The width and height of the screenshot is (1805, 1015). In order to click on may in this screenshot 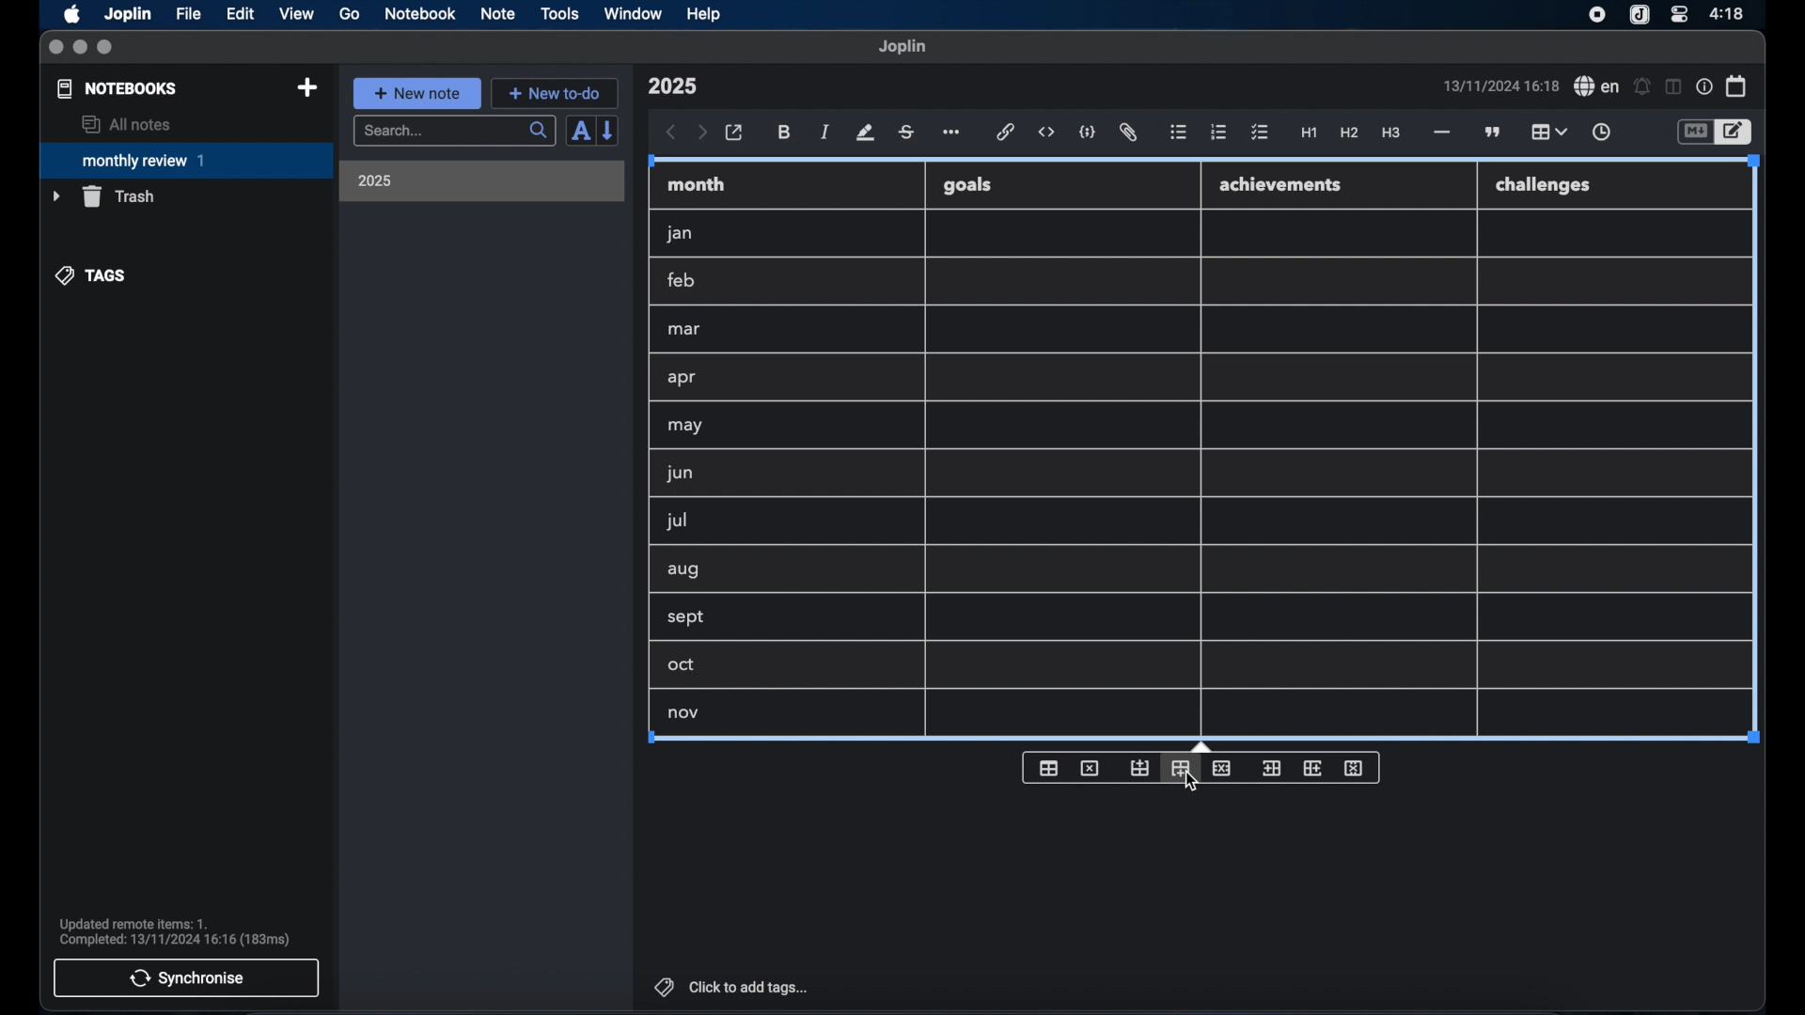, I will do `click(684, 426)`.